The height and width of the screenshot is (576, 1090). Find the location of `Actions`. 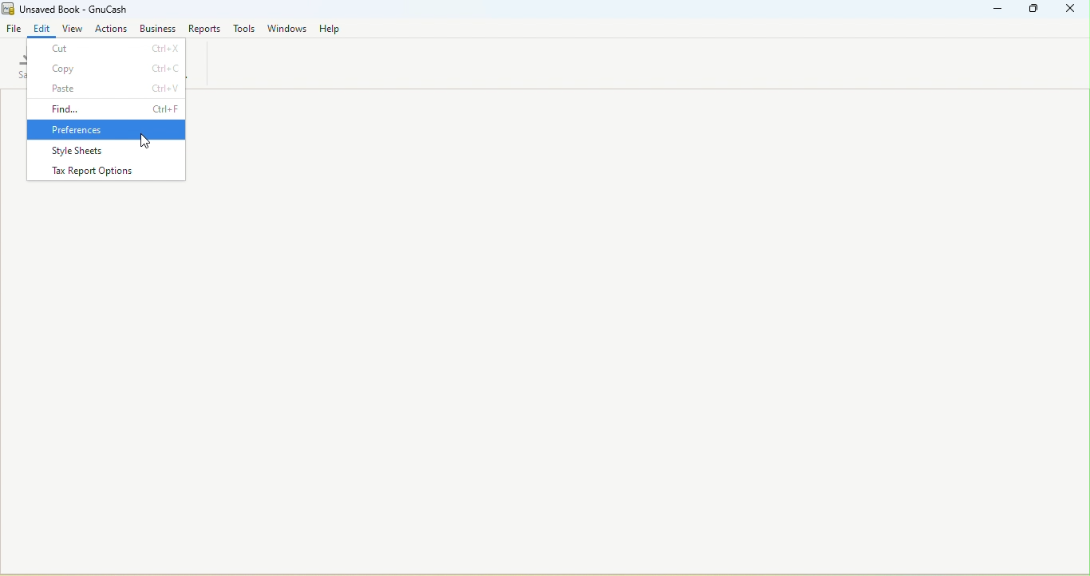

Actions is located at coordinates (113, 26).